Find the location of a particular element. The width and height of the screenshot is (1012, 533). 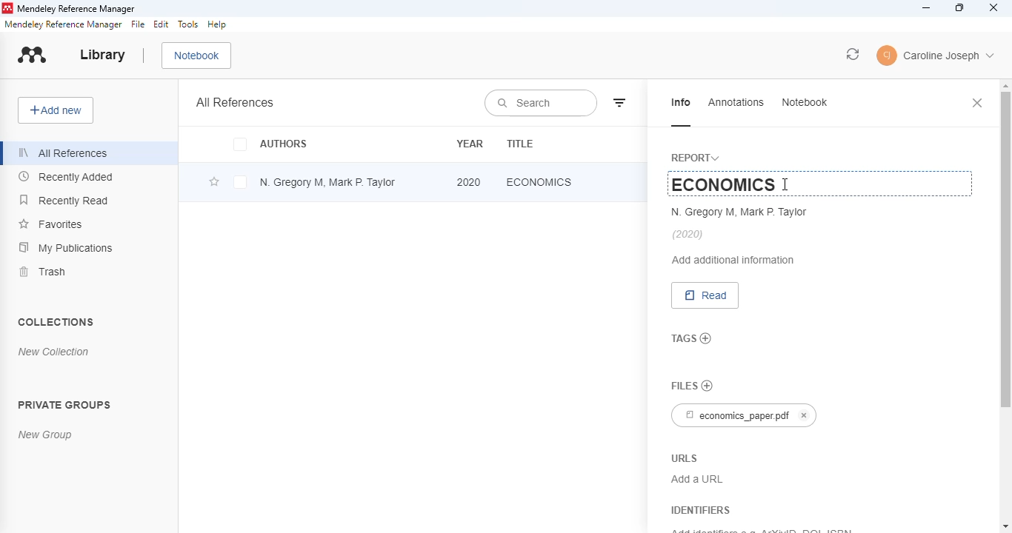

trash is located at coordinates (42, 272).